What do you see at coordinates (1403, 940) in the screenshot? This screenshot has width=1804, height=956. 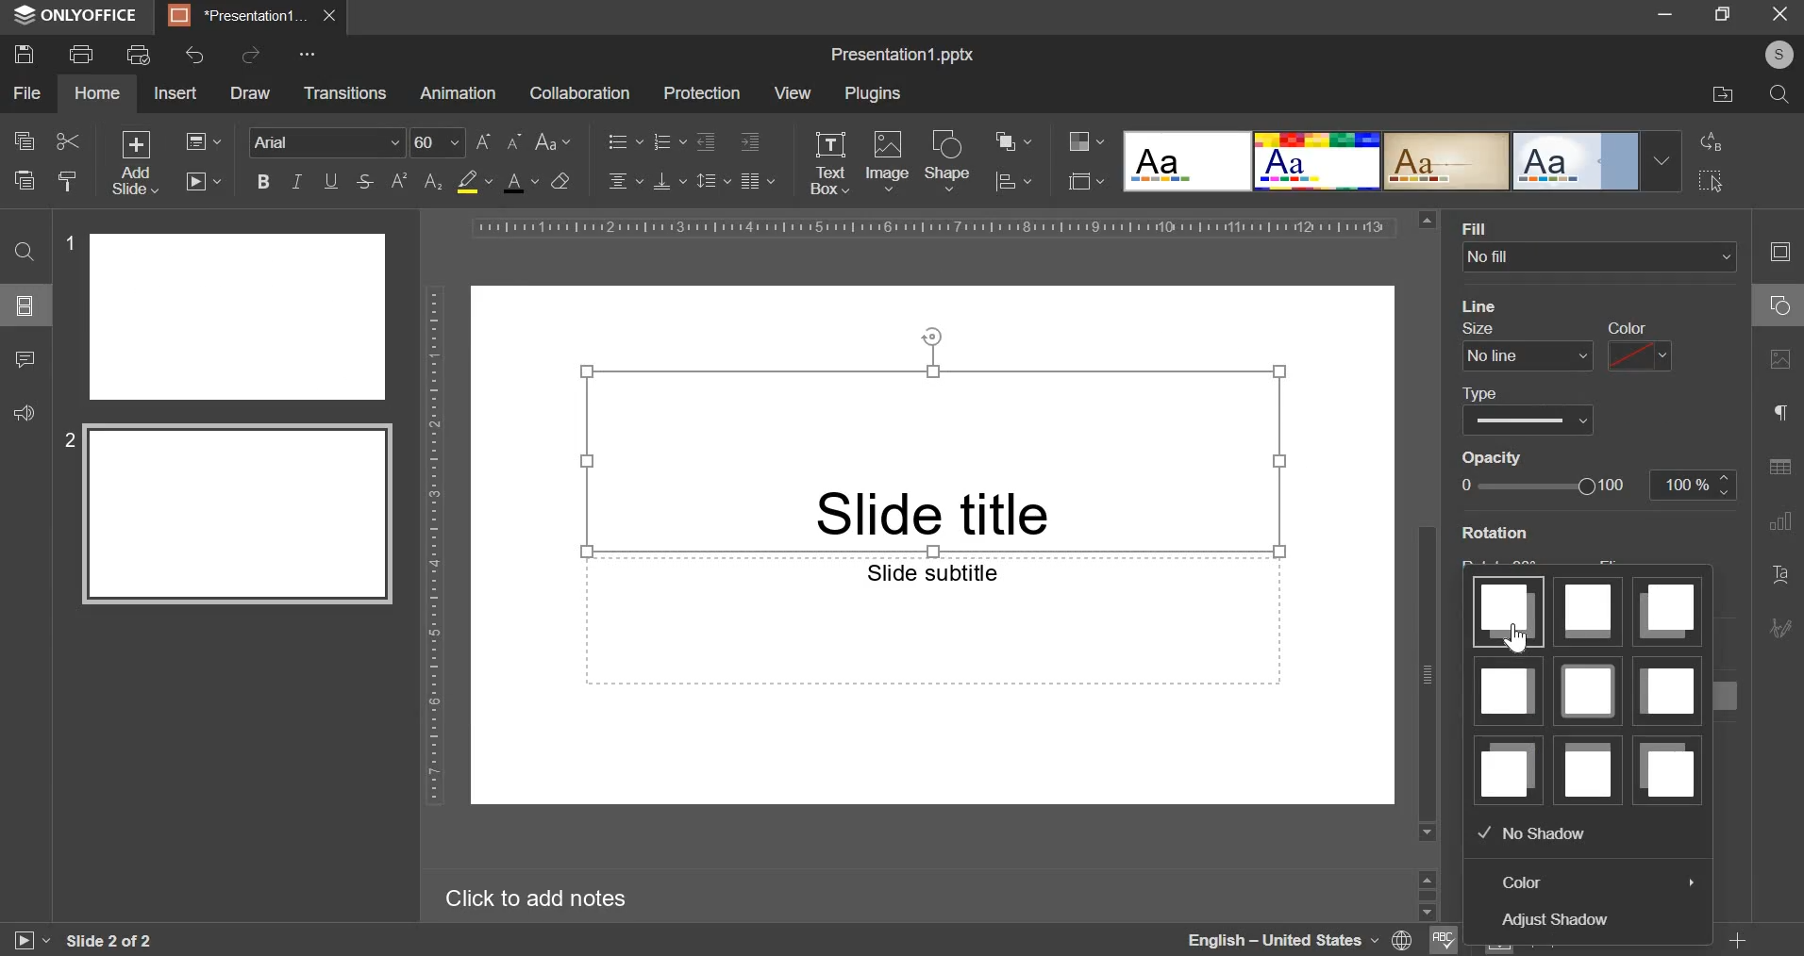 I see `set document language` at bounding box center [1403, 940].